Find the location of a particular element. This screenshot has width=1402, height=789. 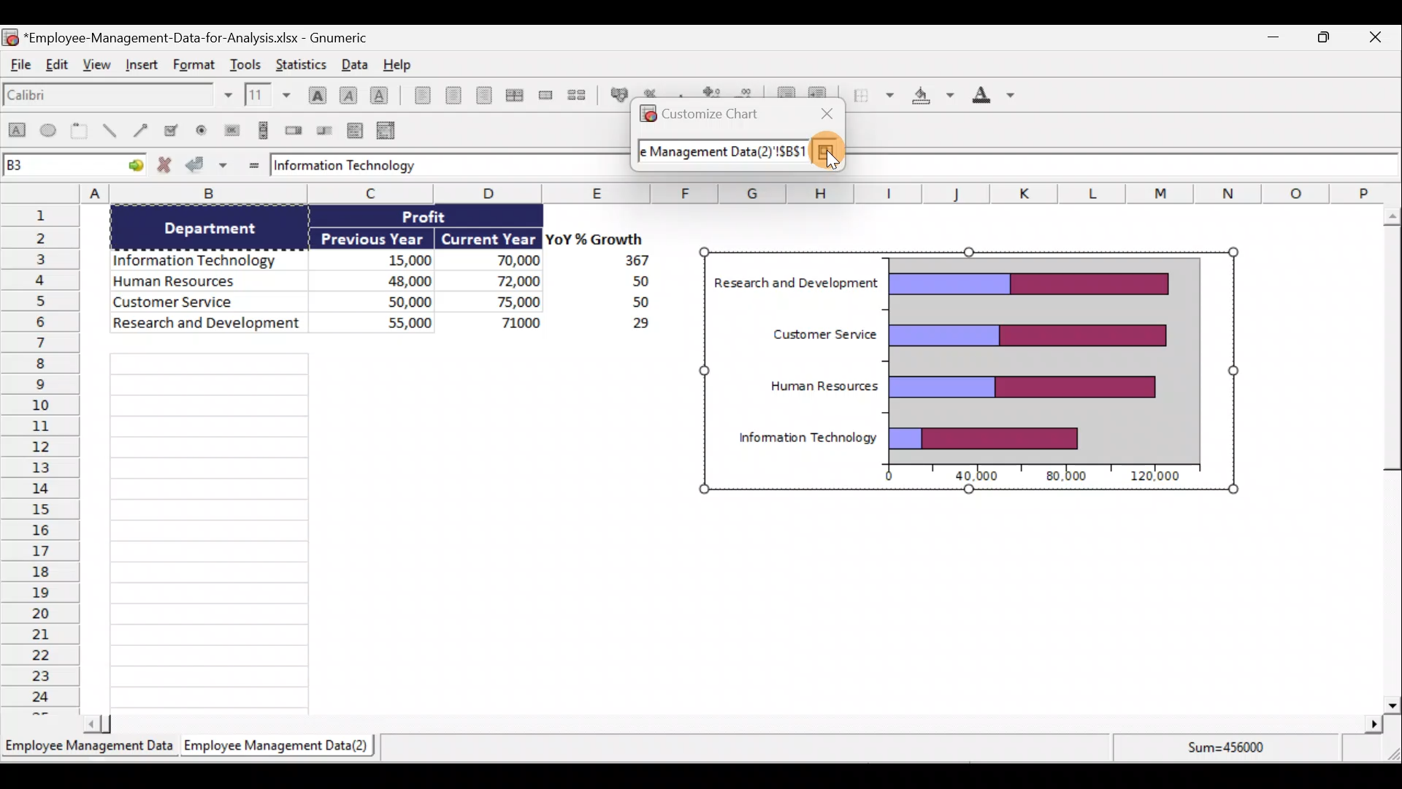

Minimize is located at coordinates (1272, 39).